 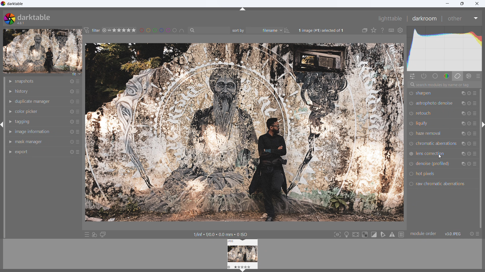 I want to click on more options, so click(x=78, y=142).